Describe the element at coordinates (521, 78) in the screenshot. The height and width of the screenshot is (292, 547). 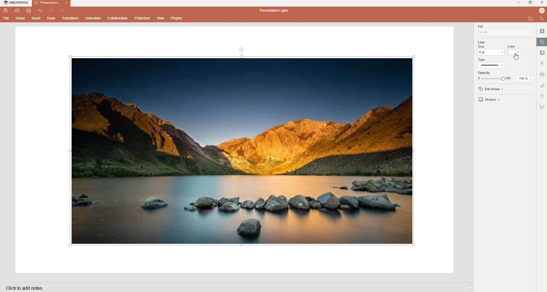
I see `100%` at that location.